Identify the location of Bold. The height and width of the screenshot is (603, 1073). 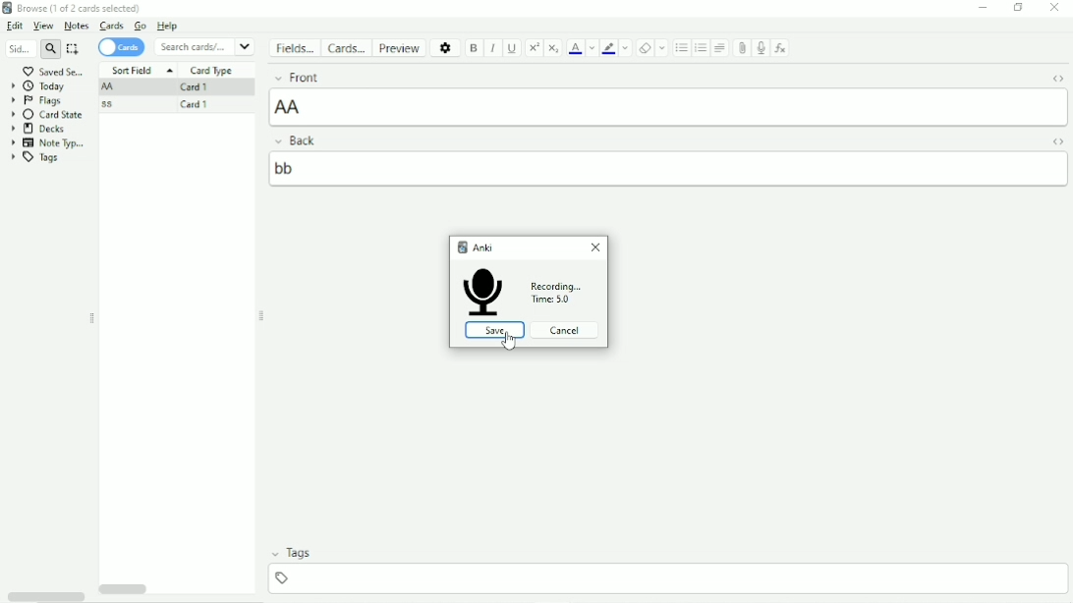
(474, 48).